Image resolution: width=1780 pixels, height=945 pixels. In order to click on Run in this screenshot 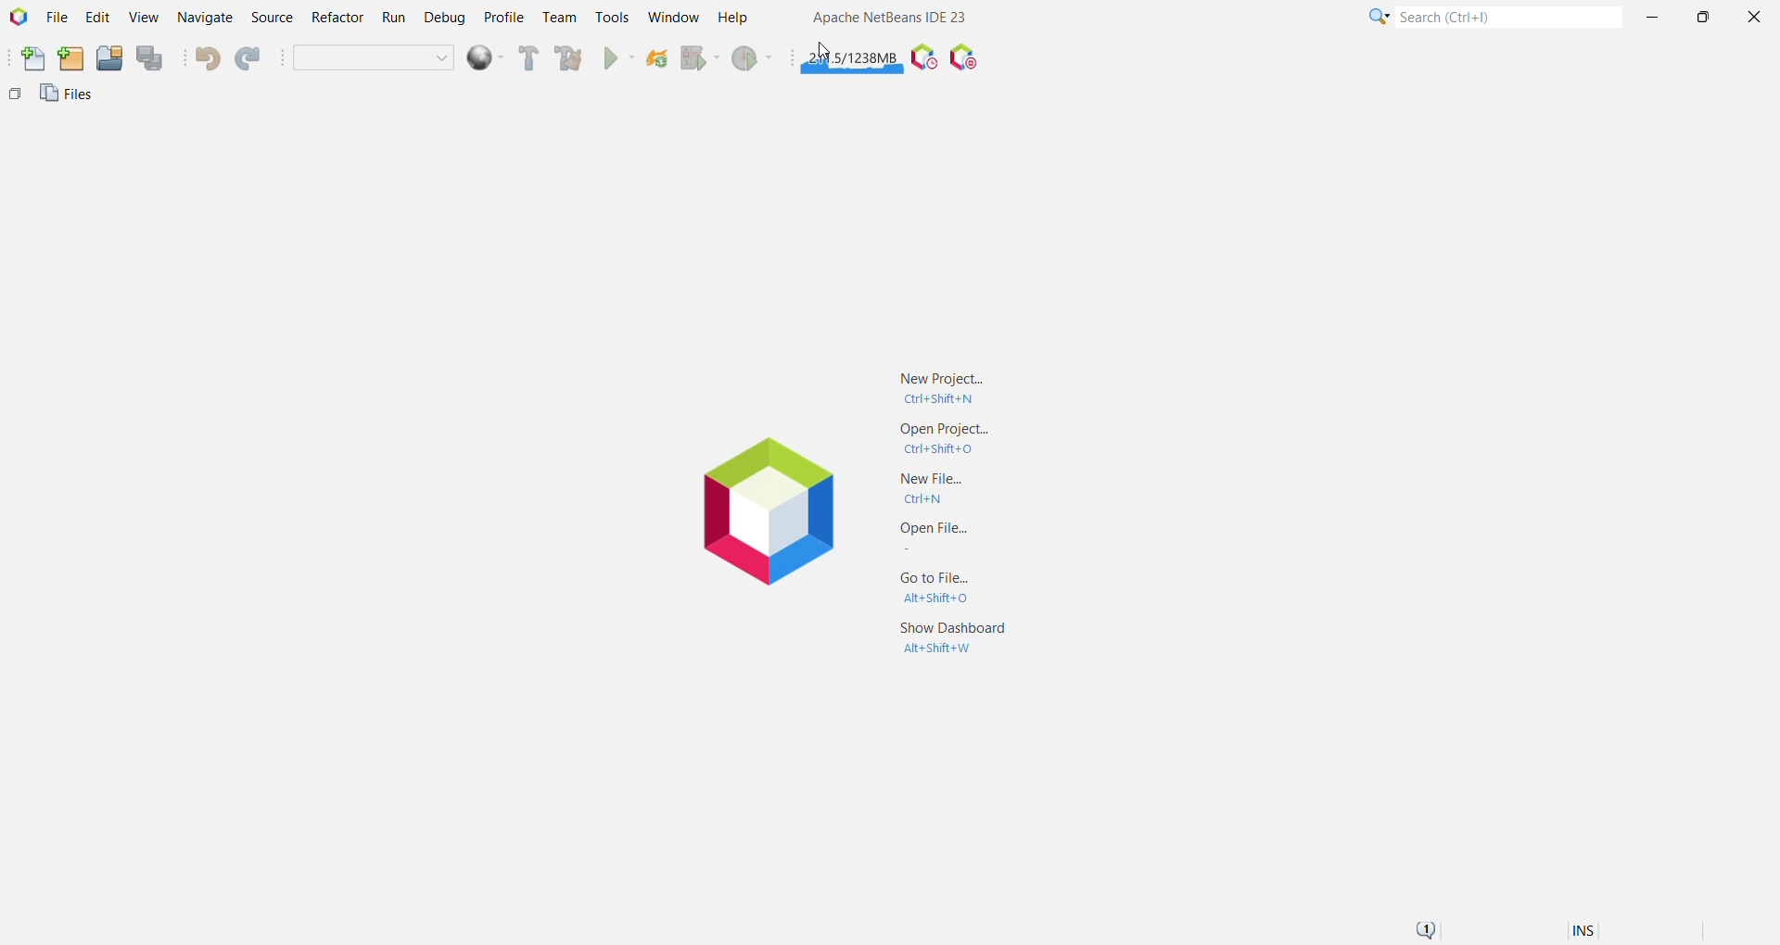, I will do `click(619, 60)`.